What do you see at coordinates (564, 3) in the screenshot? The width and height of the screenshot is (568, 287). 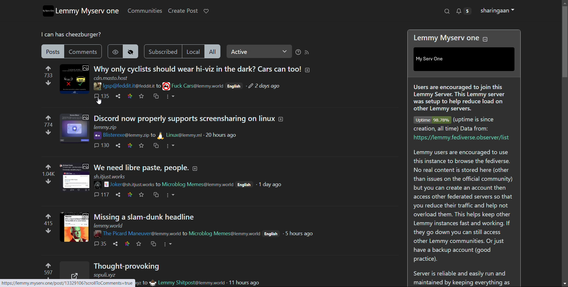 I see `scroll up` at bounding box center [564, 3].